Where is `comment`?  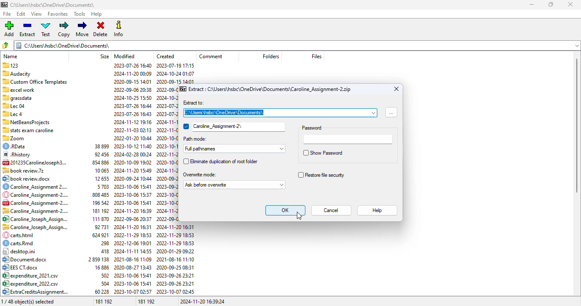 comment is located at coordinates (211, 56).